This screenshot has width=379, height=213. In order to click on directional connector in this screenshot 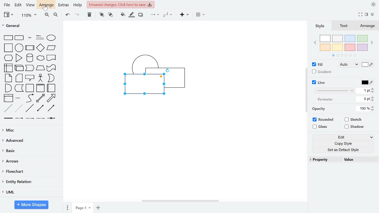, I will do `click(51, 109)`.